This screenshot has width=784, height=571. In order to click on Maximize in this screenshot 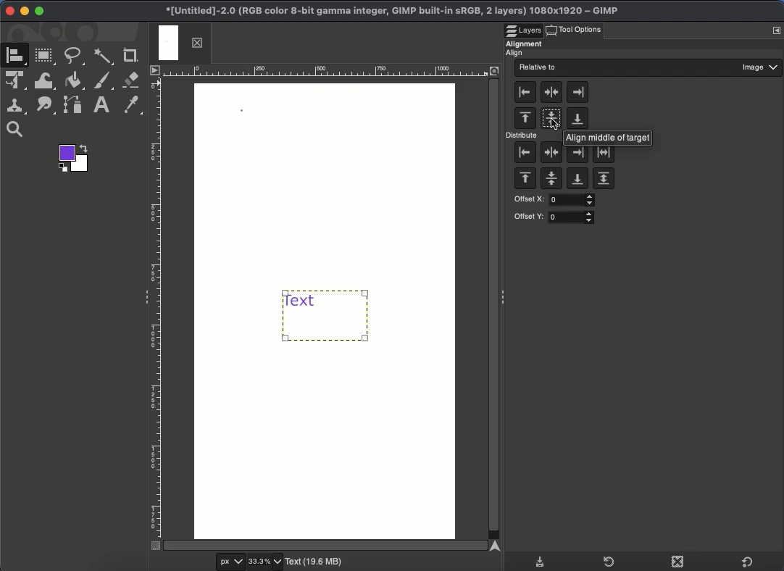, I will do `click(39, 12)`.